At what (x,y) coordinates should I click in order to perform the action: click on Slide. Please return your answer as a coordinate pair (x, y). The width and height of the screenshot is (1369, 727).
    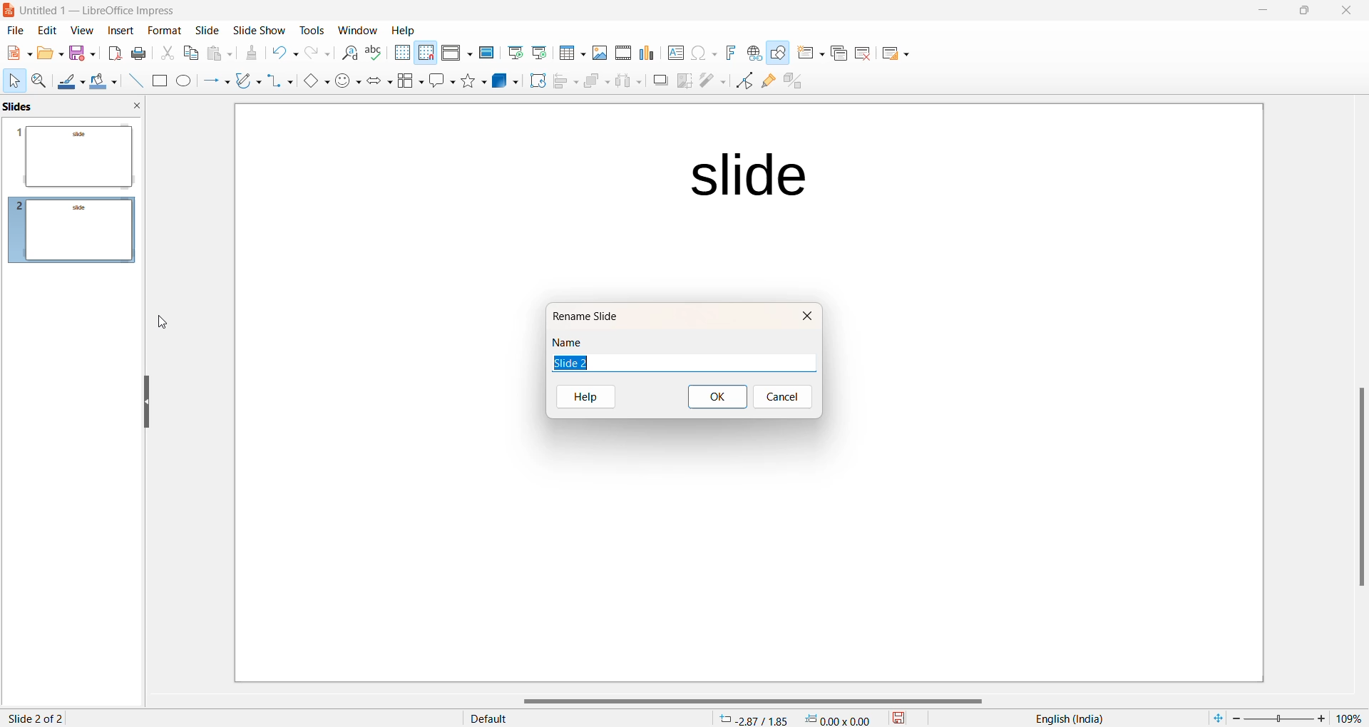
    Looking at the image, I should click on (207, 31).